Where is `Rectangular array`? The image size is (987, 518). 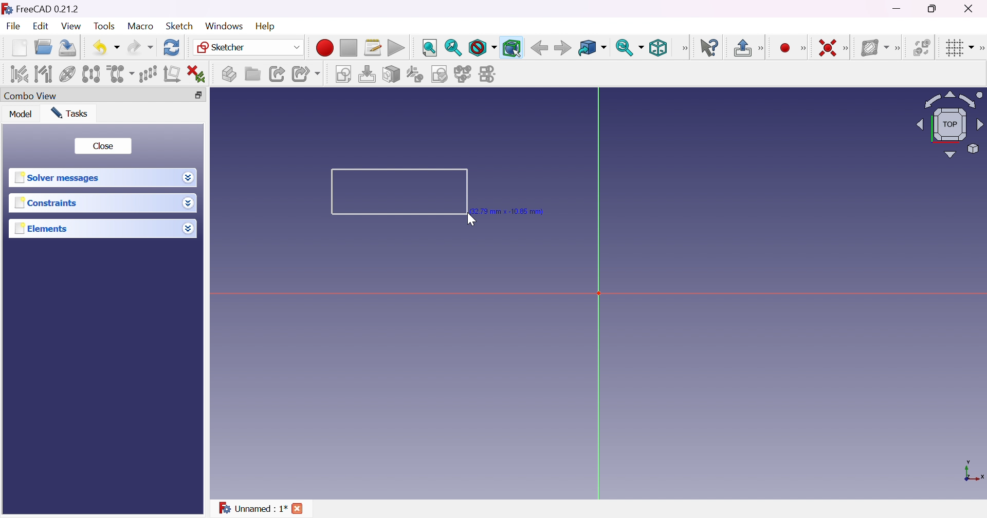 Rectangular array is located at coordinates (148, 75).